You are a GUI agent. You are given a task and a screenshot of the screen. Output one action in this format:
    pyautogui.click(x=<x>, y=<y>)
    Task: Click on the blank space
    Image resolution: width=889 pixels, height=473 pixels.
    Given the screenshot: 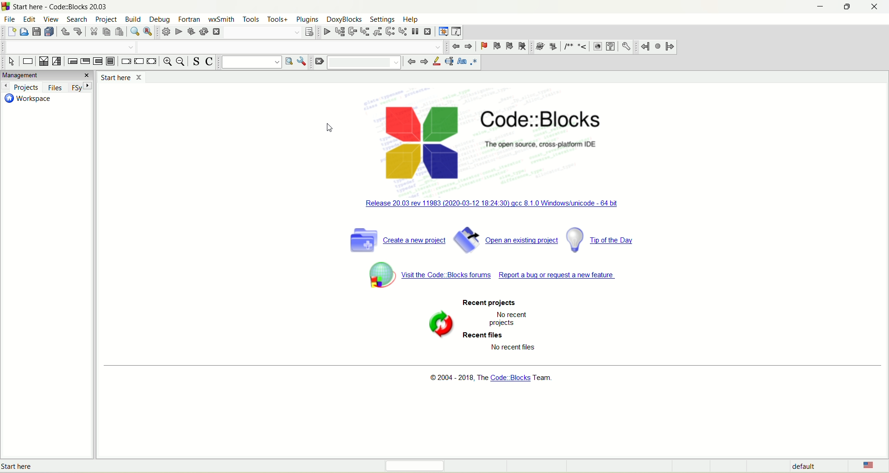 What is the action you would take?
    pyautogui.click(x=363, y=62)
    